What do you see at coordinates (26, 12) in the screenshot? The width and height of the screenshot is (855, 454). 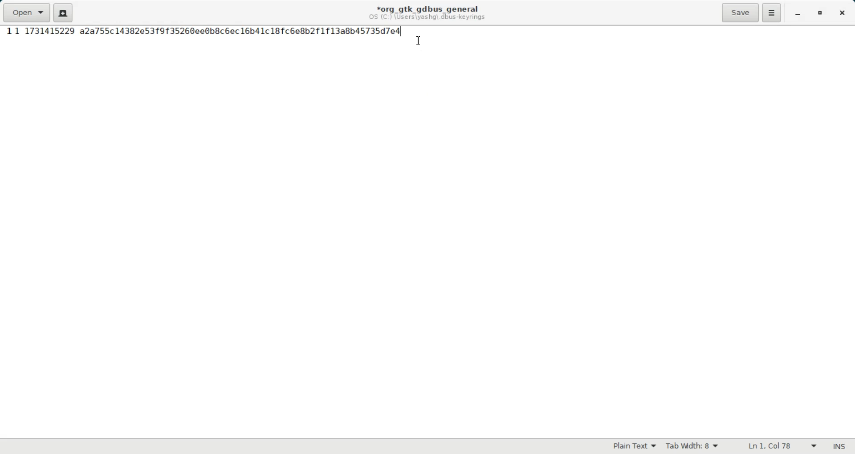 I see `Open a file` at bounding box center [26, 12].